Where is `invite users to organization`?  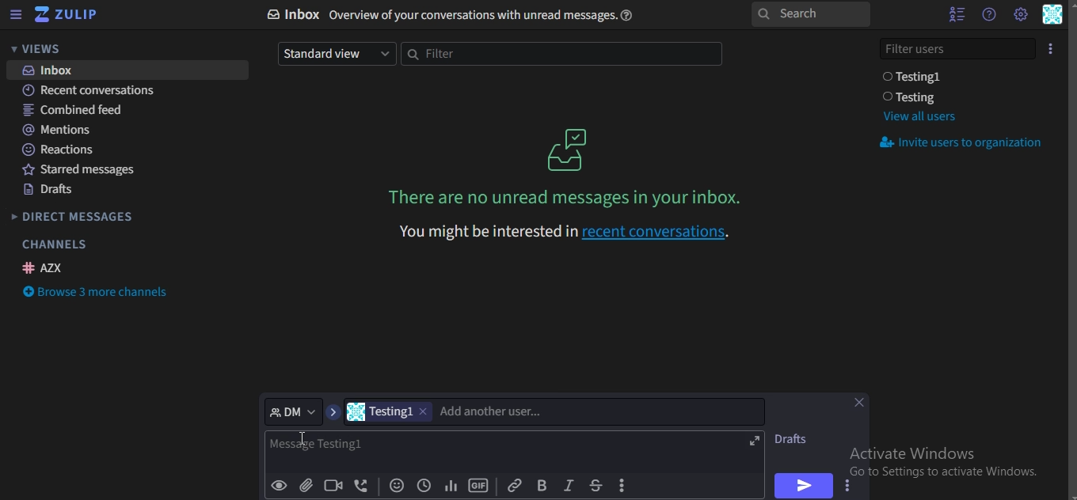
invite users to organization is located at coordinates (964, 144).